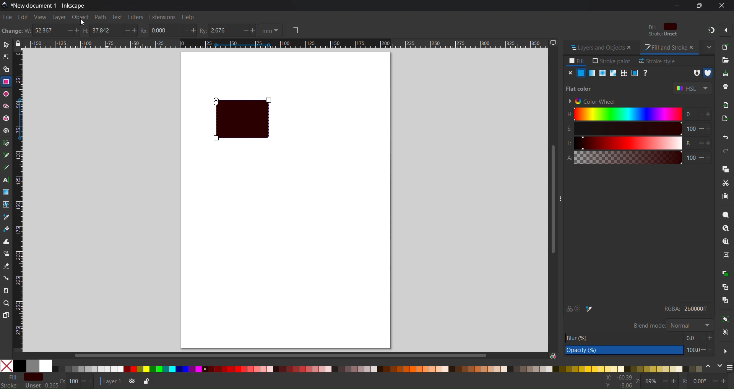 Image resolution: width=734 pixels, height=389 pixels. I want to click on Pick colors of image, so click(590, 309).